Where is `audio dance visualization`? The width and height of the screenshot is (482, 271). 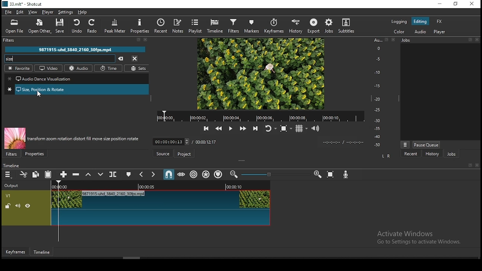
audio dance visualization is located at coordinates (76, 78).